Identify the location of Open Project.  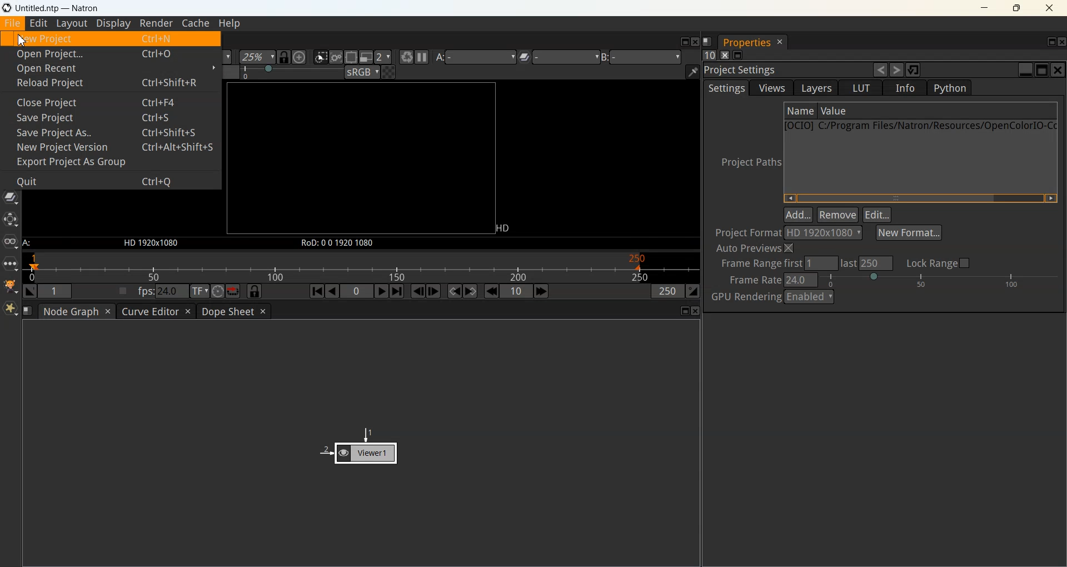
(109, 53).